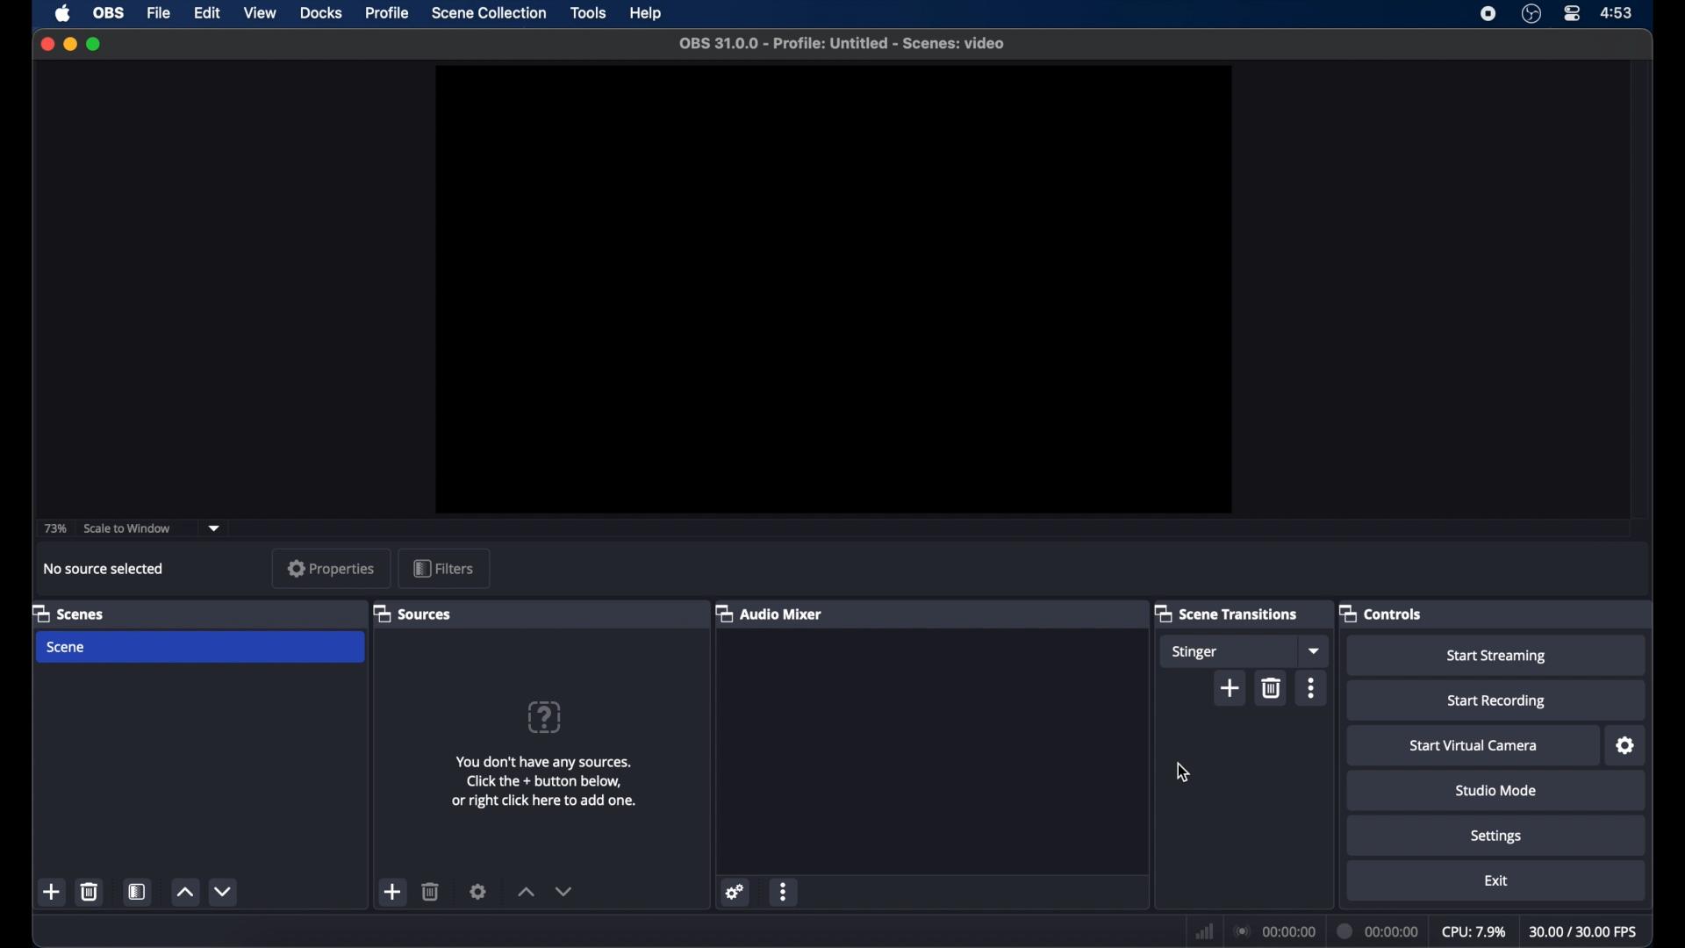  Describe the element at coordinates (1500, 657) in the screenshot. I see `start streaming` at that location.